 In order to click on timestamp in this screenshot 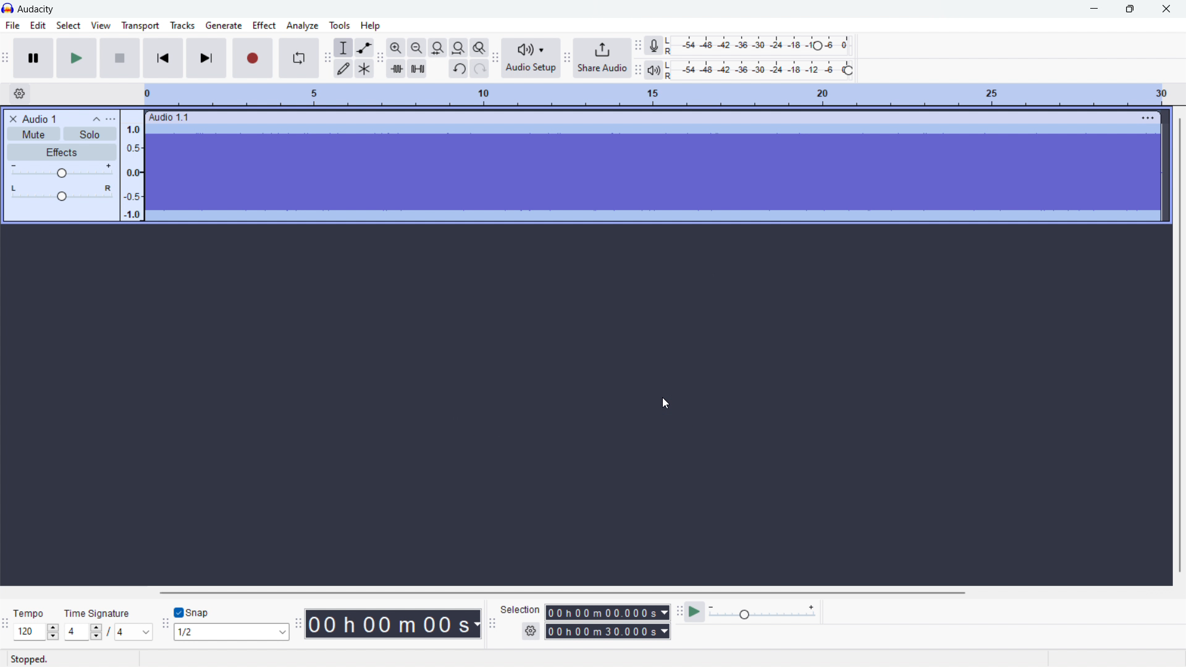, I will do `click(393, 624)`.